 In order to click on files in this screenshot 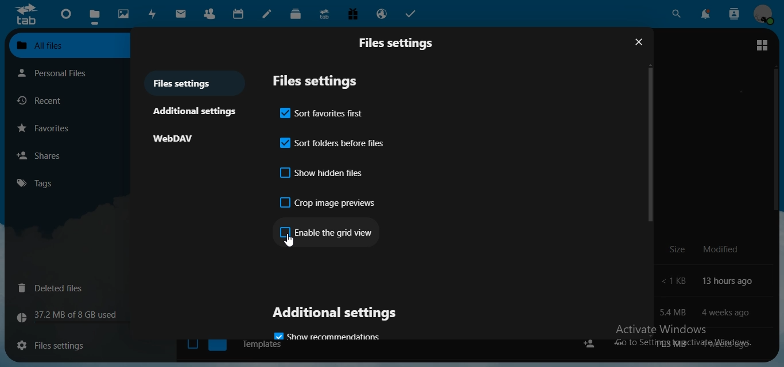, I will do `click(94, 16)`.